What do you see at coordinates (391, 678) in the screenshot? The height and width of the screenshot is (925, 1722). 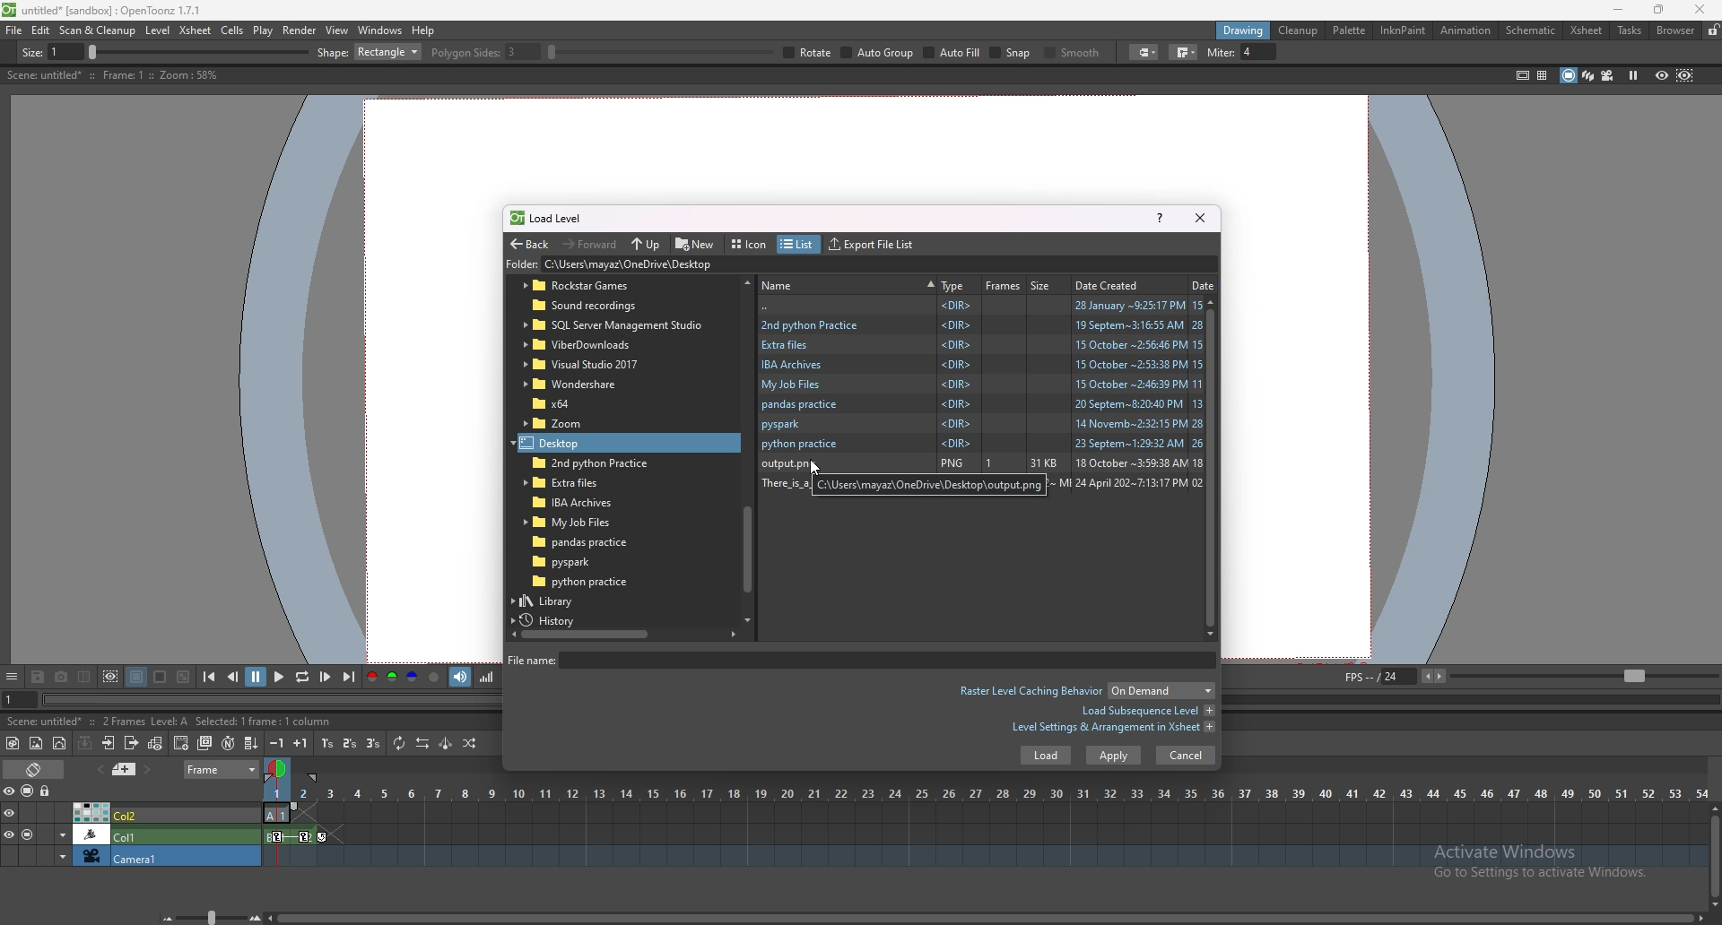 I see `green channel` at bounding box center [391, 678].